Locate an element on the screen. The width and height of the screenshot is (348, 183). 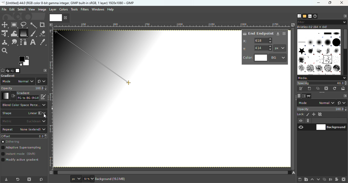
Filters is located at coordinates (85, 9).